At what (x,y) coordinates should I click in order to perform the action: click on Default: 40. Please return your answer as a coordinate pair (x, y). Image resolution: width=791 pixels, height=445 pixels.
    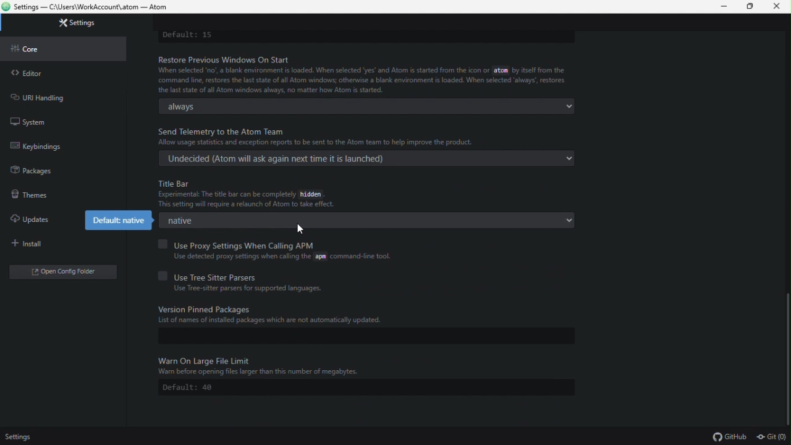
    Looking at the image, I should click on (190, 386).